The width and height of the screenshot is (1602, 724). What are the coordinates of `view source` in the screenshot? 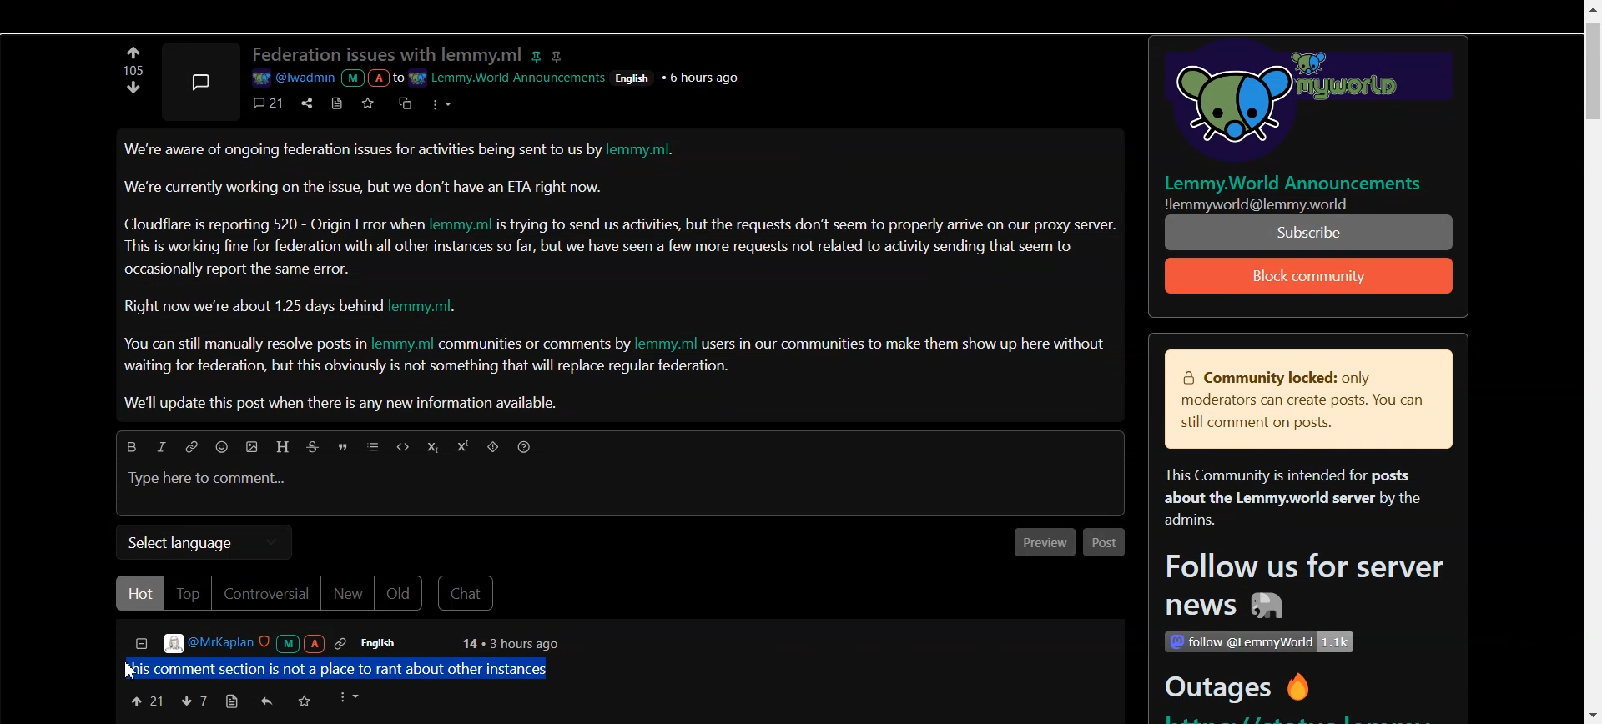 It's located at (231, 701).